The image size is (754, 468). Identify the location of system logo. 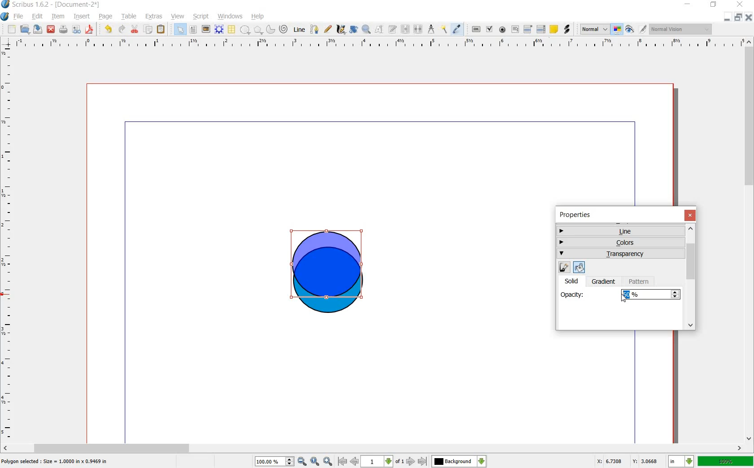
(4, 17).